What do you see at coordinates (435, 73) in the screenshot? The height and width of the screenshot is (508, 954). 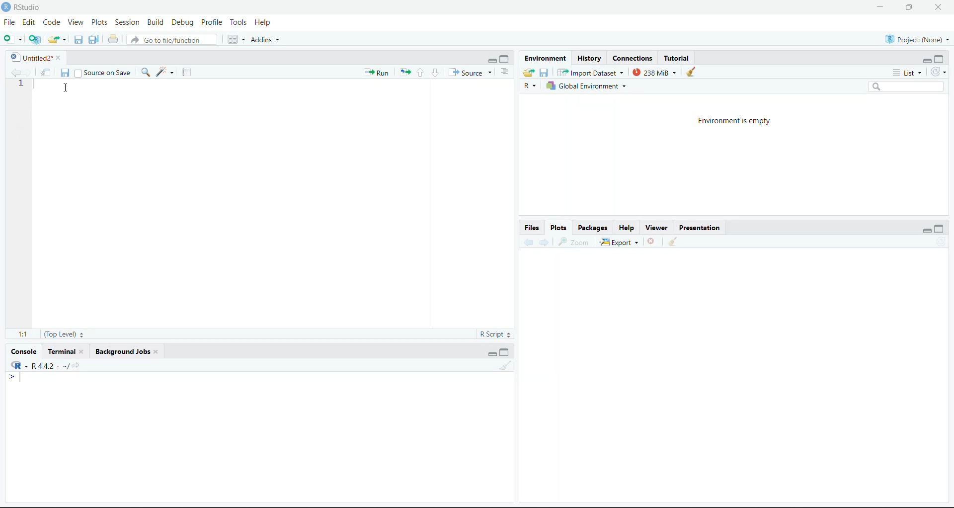 I see `down` at bounding box center [435, 73].